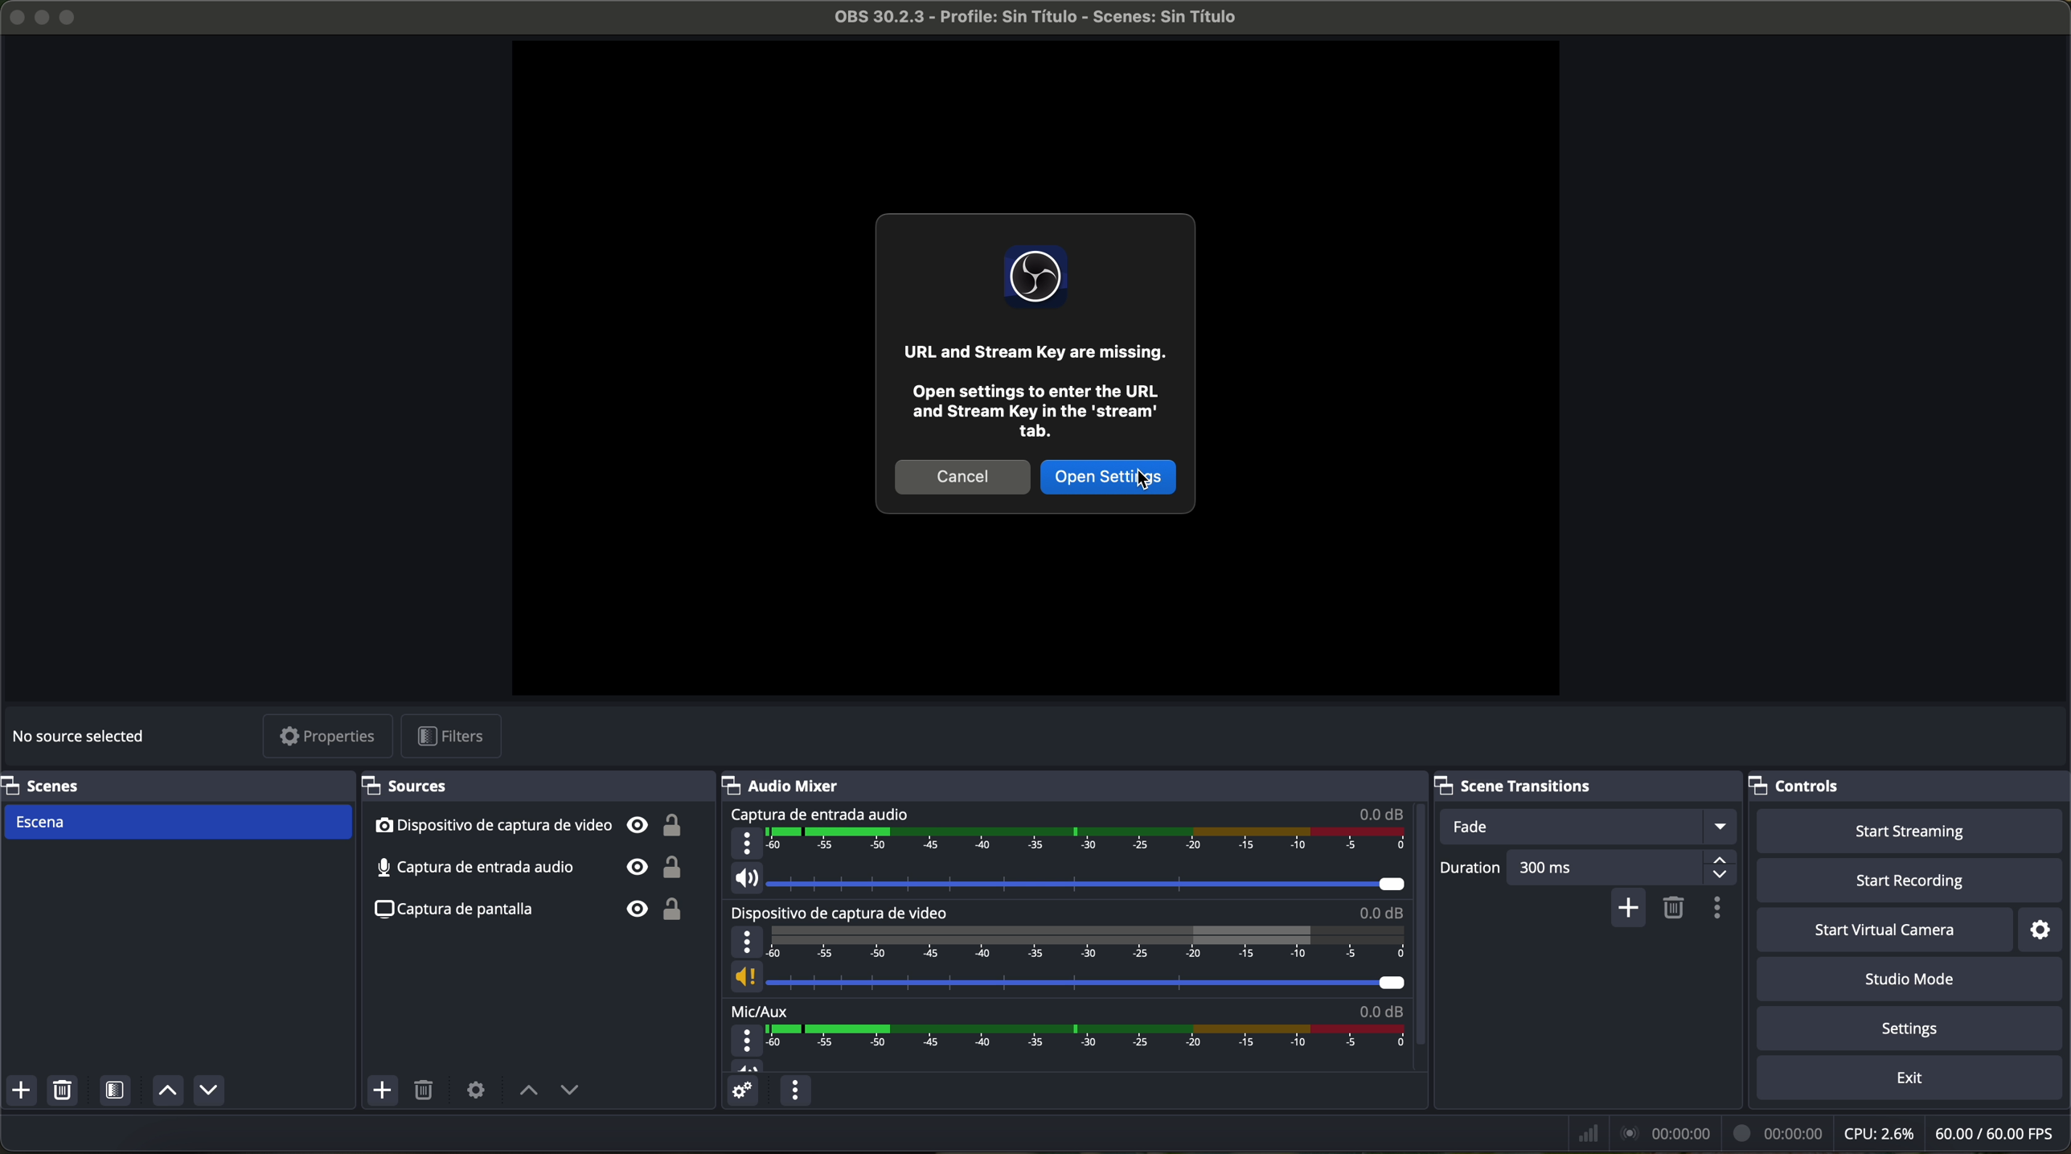 This screenshot has width=2071, height=1154. I want to click on audio input capture, so click(1063, 851).